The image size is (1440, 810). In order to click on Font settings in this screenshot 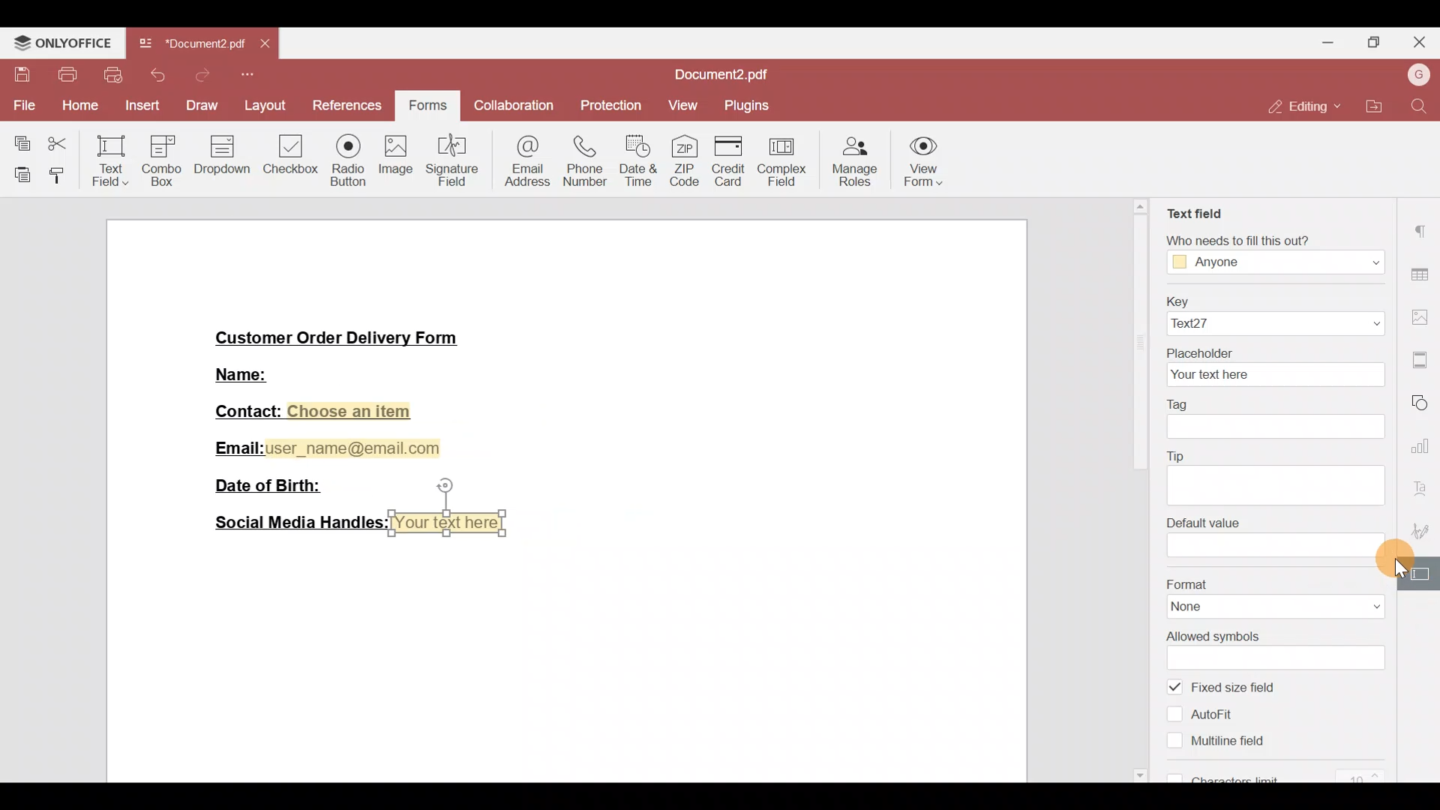, I will do `click(1426, 487)`.